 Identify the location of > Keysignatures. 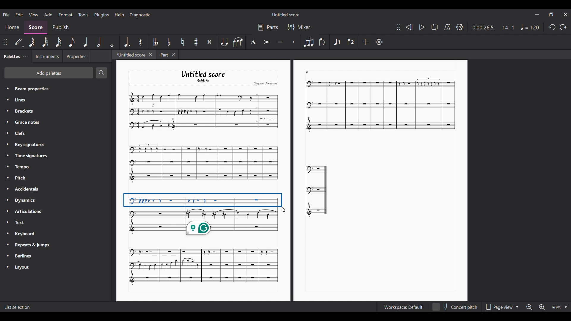
(26, 144).